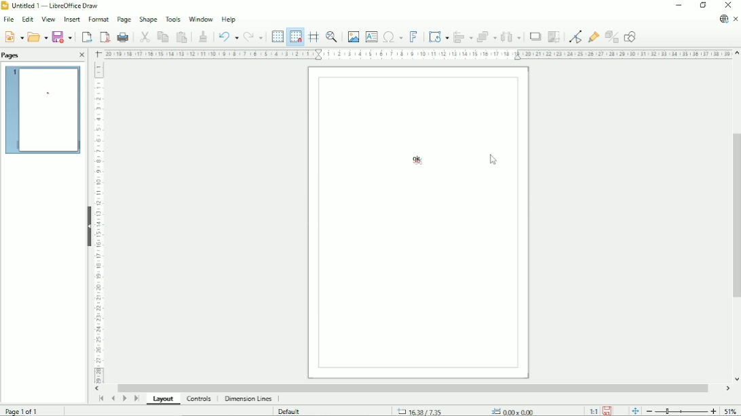 The image size is (741, 416). What do you see at coordinates (123, 37) in the screenshot?
I see `Print` at bounding box center [123, 37].